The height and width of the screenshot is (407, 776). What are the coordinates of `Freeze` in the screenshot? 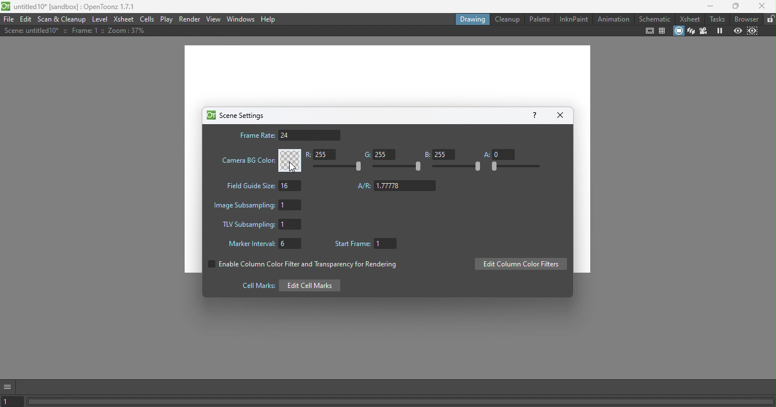 It's located at (720, 31).